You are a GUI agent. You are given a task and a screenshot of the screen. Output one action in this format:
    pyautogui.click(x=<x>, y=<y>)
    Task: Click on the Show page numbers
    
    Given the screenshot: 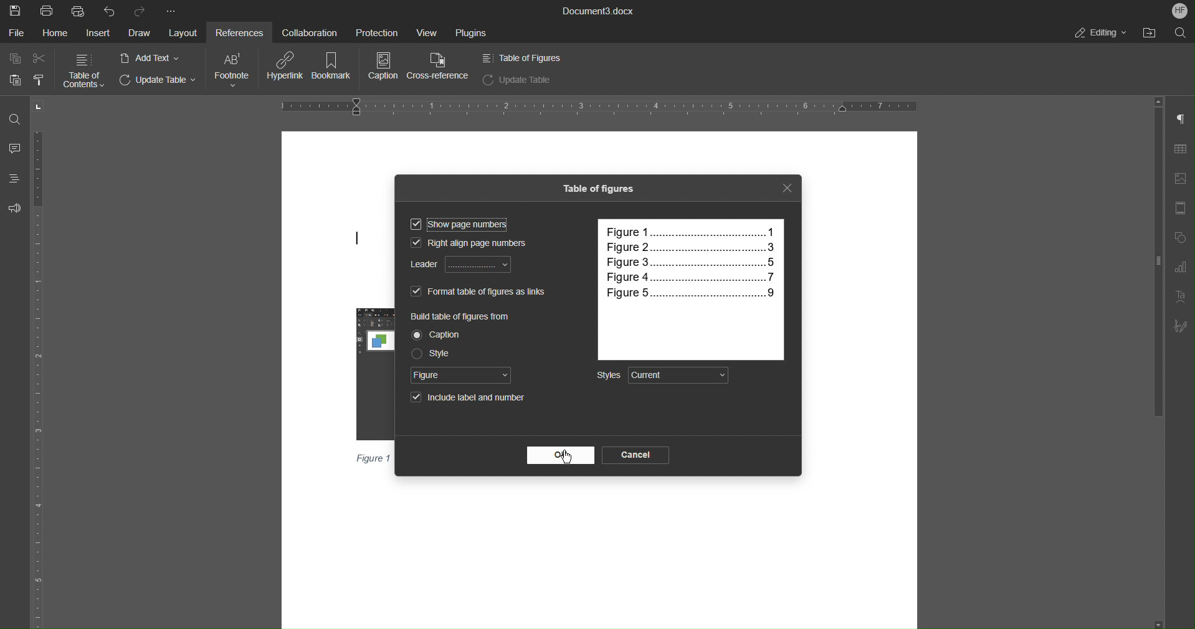 What is the action you would take?
    pyautogui.click(x=459, y=227)
    